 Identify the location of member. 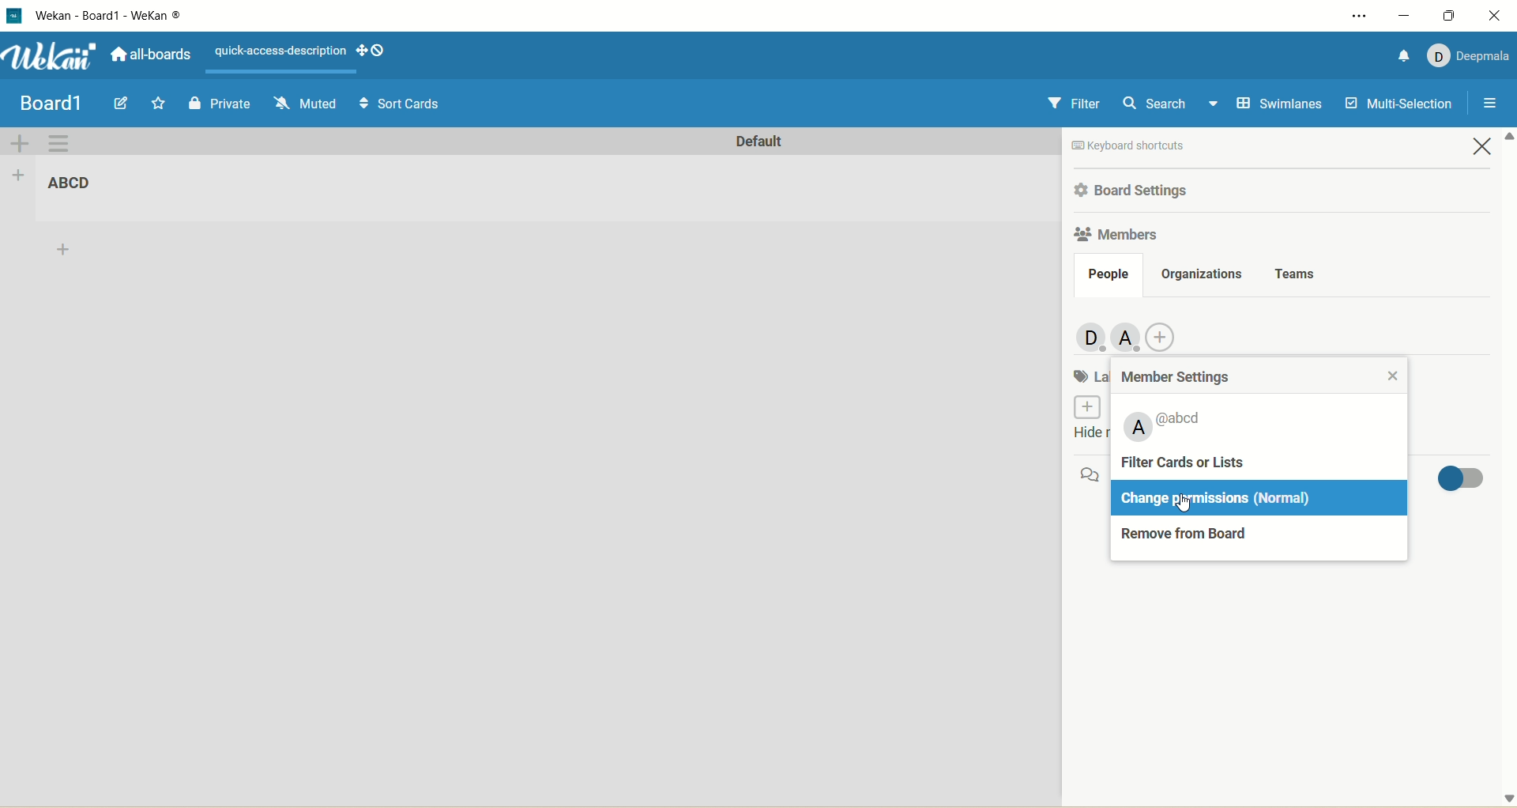
(1128, 339).